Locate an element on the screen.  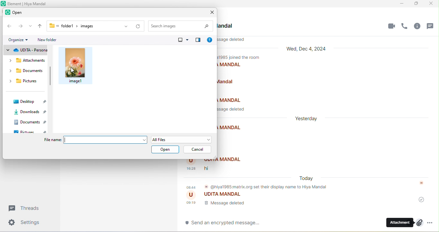
folder>images is located at coordinates (82, 26).